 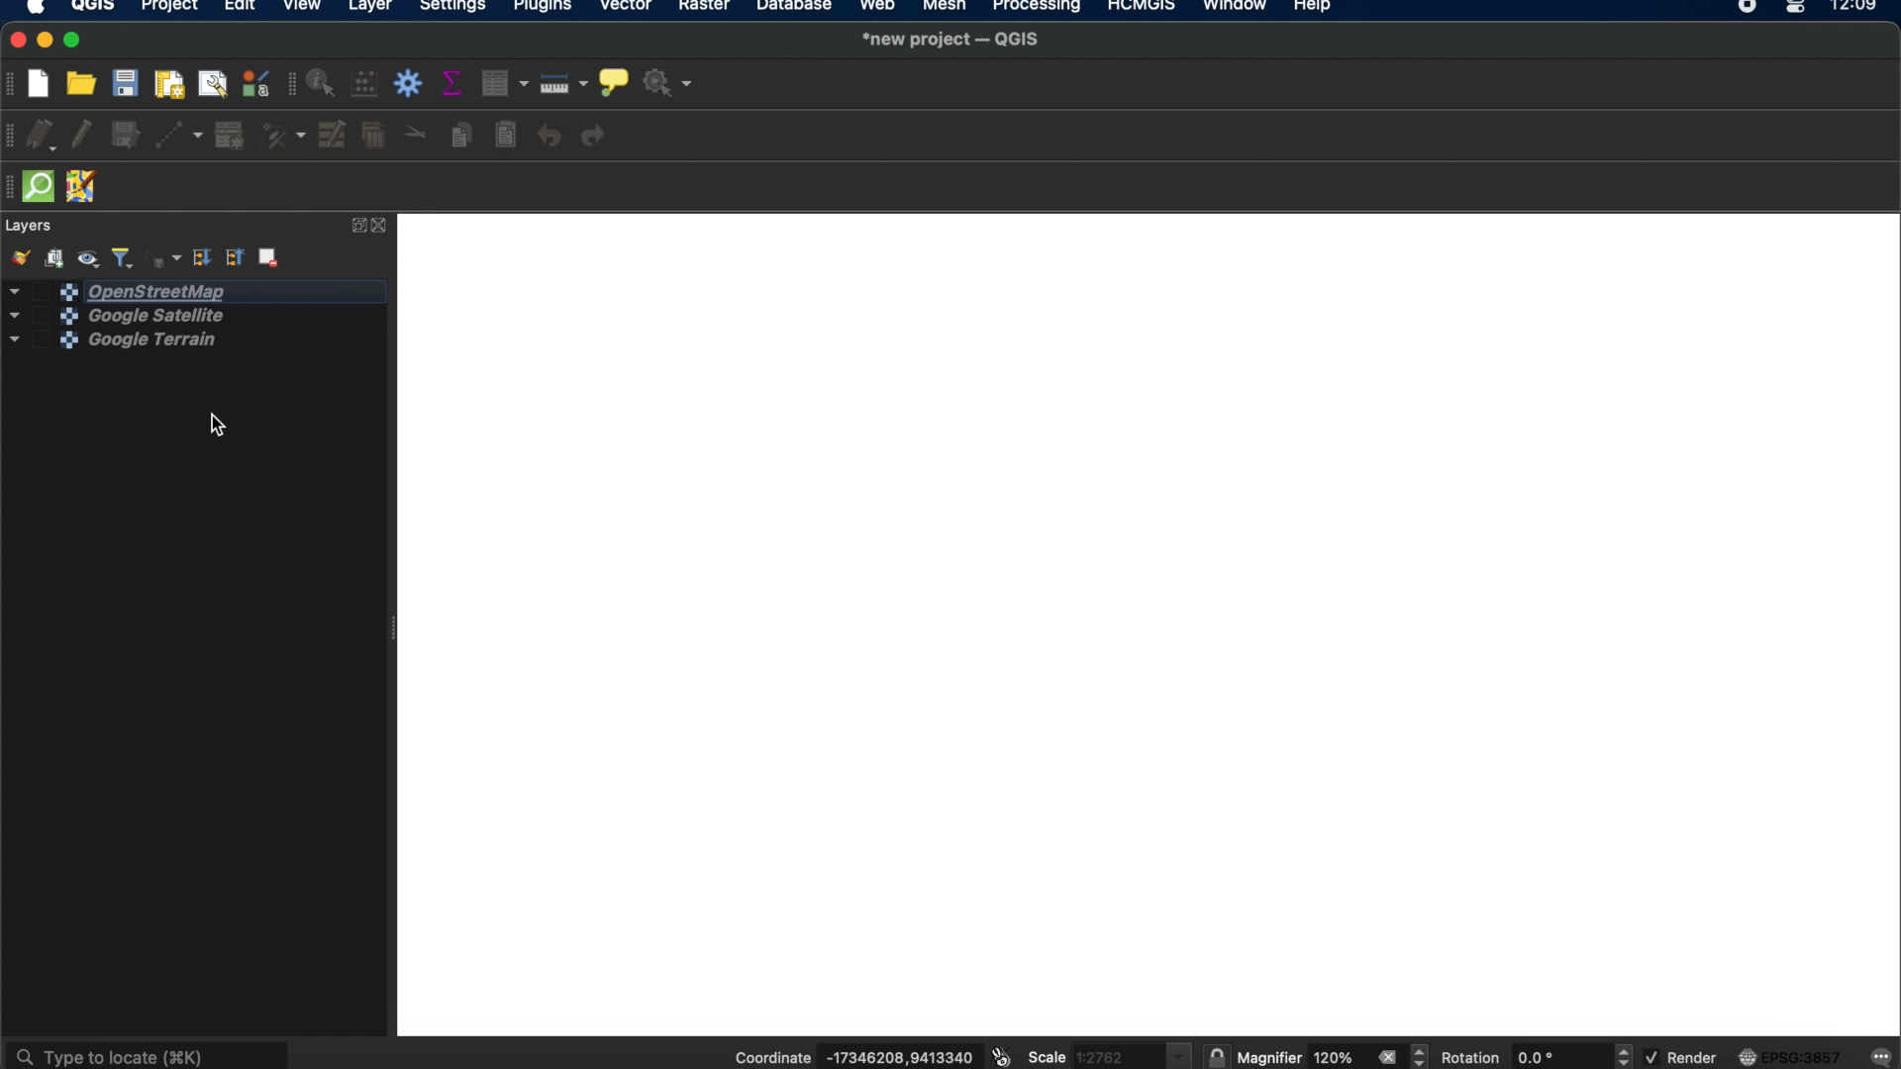 I want to click on settings, so click(x=453, y=8).